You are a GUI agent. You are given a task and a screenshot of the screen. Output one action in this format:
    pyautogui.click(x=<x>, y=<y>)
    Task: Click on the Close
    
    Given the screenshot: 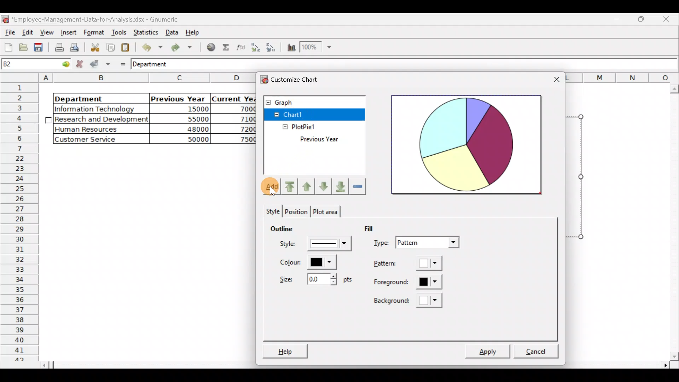 What is the action you would take?
    pyautogui.click(x=667, y=20)
    